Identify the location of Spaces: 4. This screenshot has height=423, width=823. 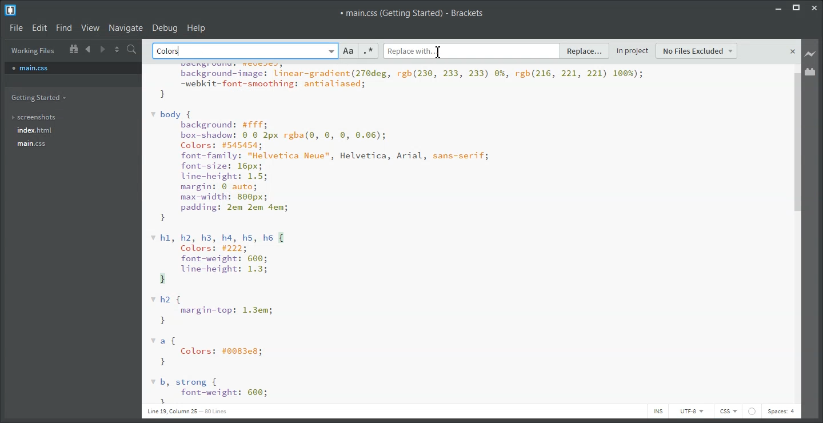
(781, 412).